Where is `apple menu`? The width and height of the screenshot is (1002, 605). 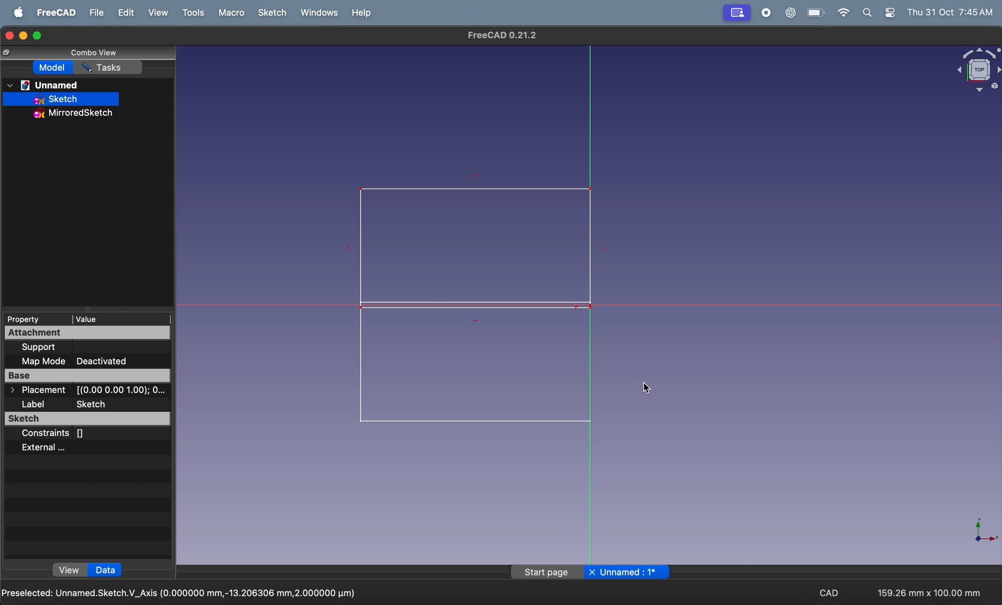
apple menu is located at coordinates (15, 13).